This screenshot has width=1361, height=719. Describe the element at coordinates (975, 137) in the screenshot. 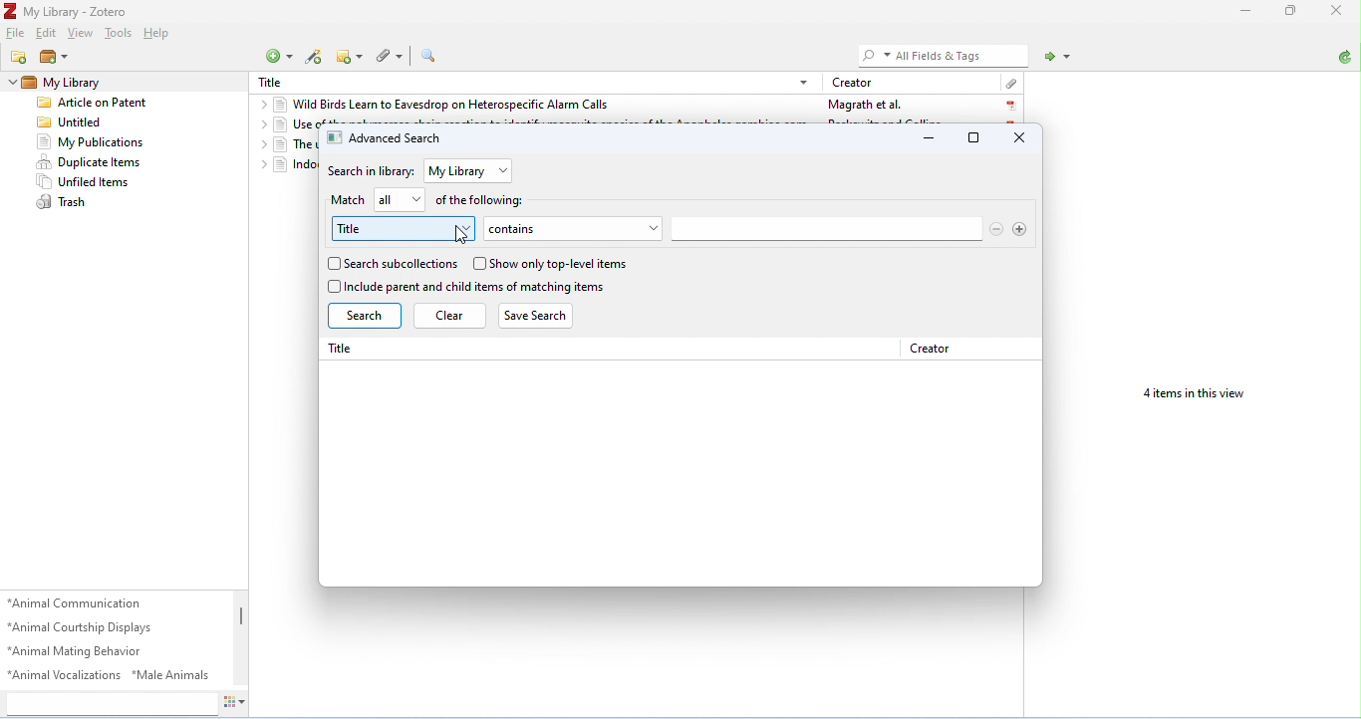

I see `maximize` at that location.